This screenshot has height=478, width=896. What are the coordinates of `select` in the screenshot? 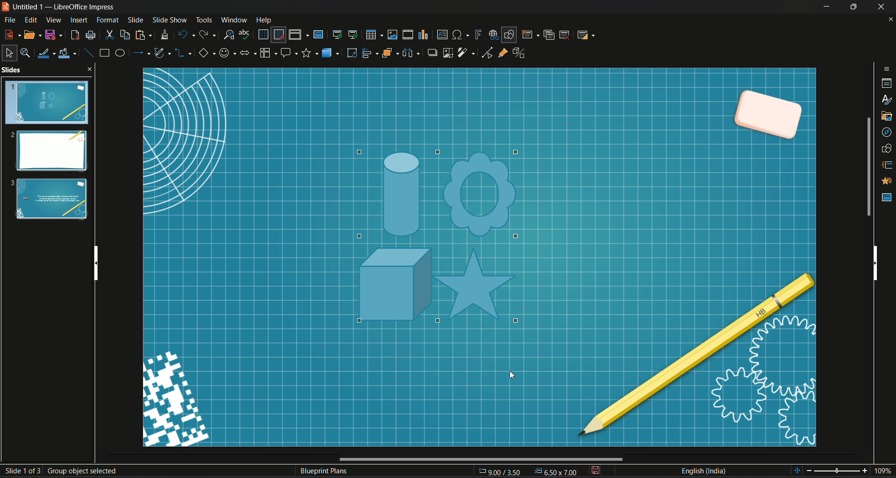 It's located at (8, 53).